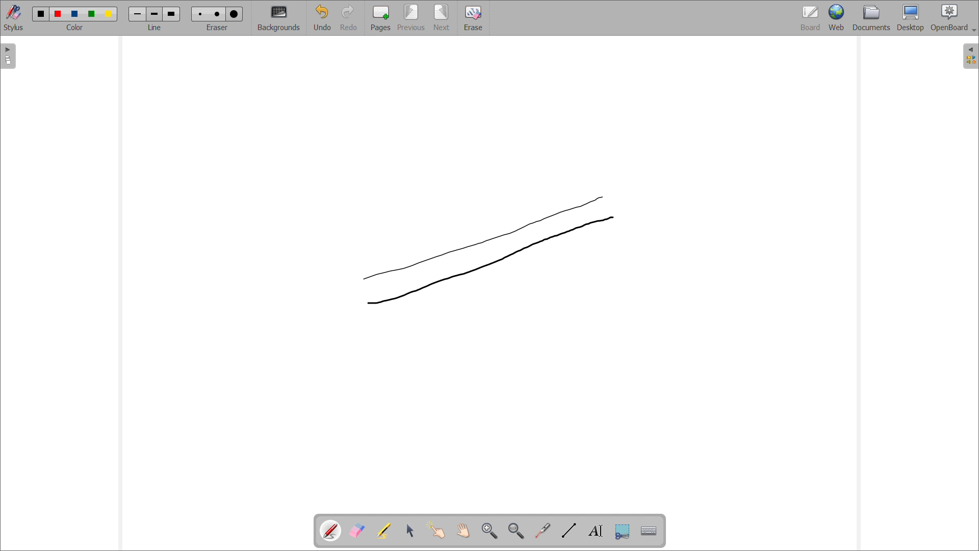  Describe the element at coordinates (910, 18) in the screenshot. I see `desktop` at that location.